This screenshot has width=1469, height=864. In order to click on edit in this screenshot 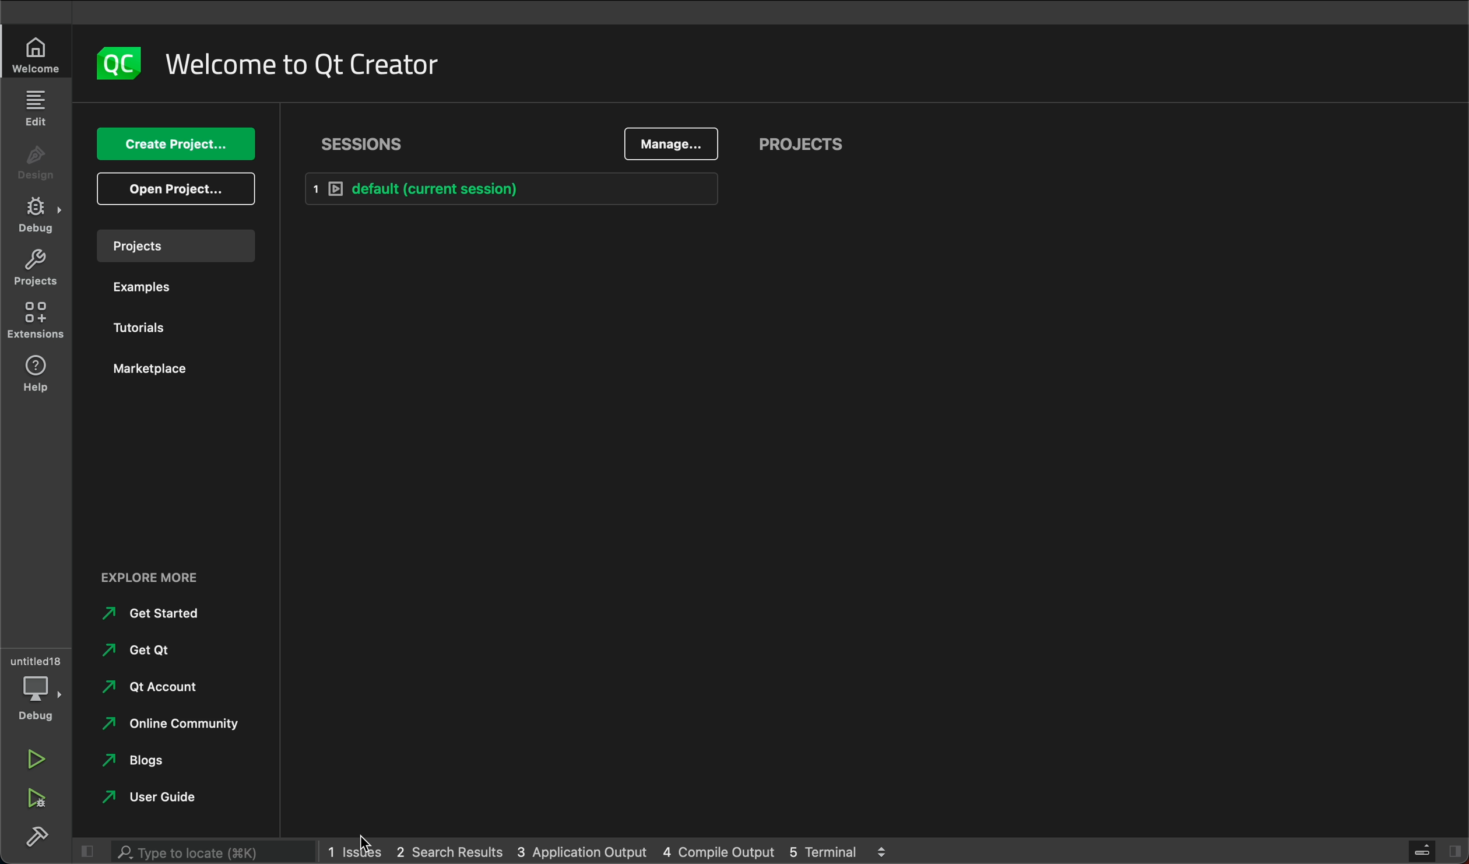, I will do `click(39, 110)`.